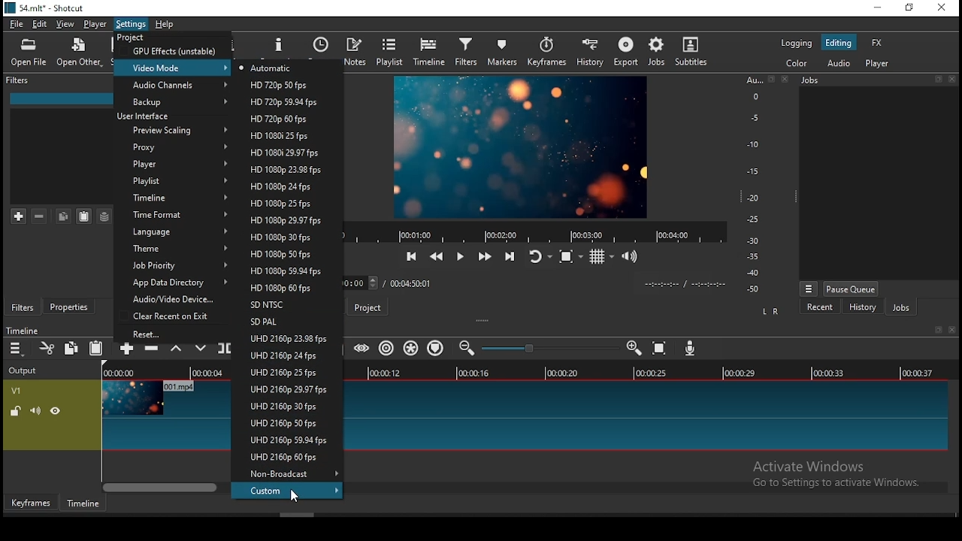  I want to click on resolution option, so click(285, 458).